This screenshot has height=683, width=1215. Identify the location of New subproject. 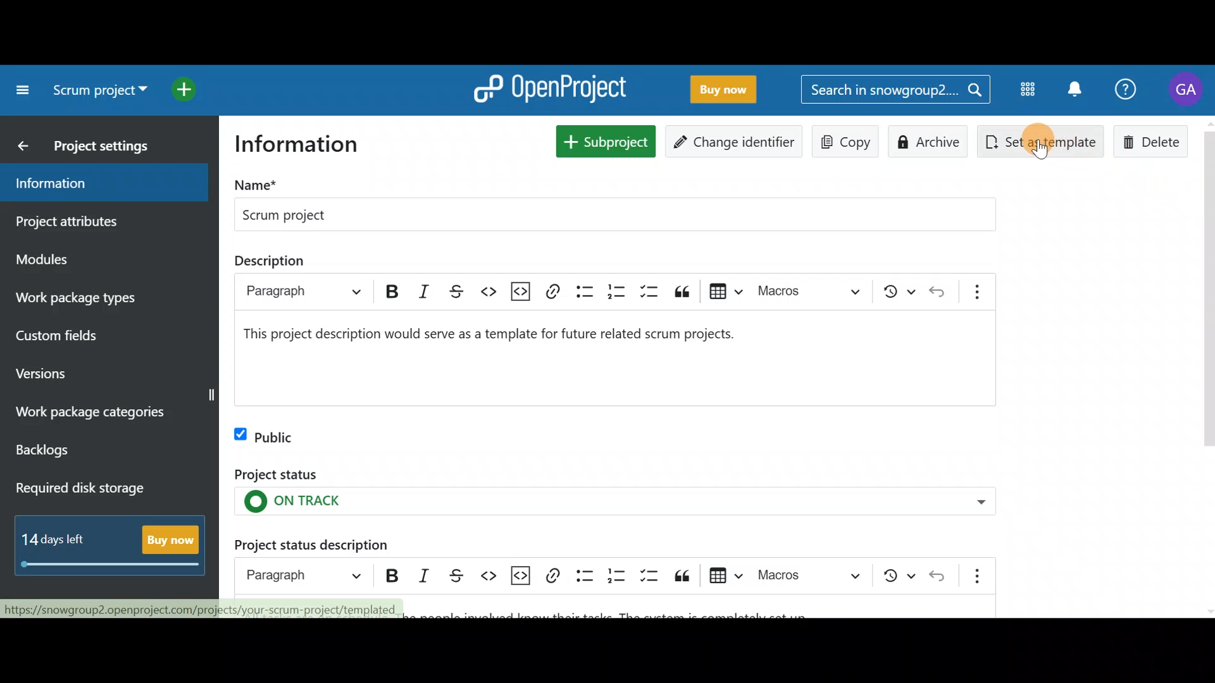
(604, 140).